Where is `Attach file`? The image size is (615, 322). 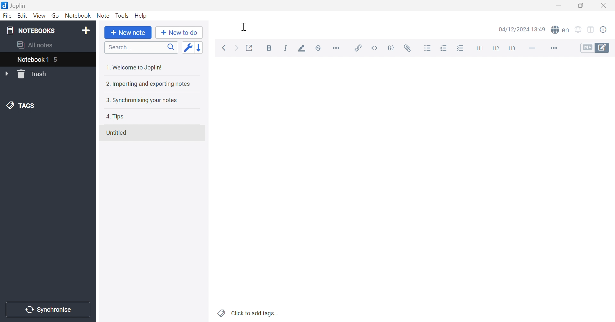 Attach file is located at coordinates (408, 47).